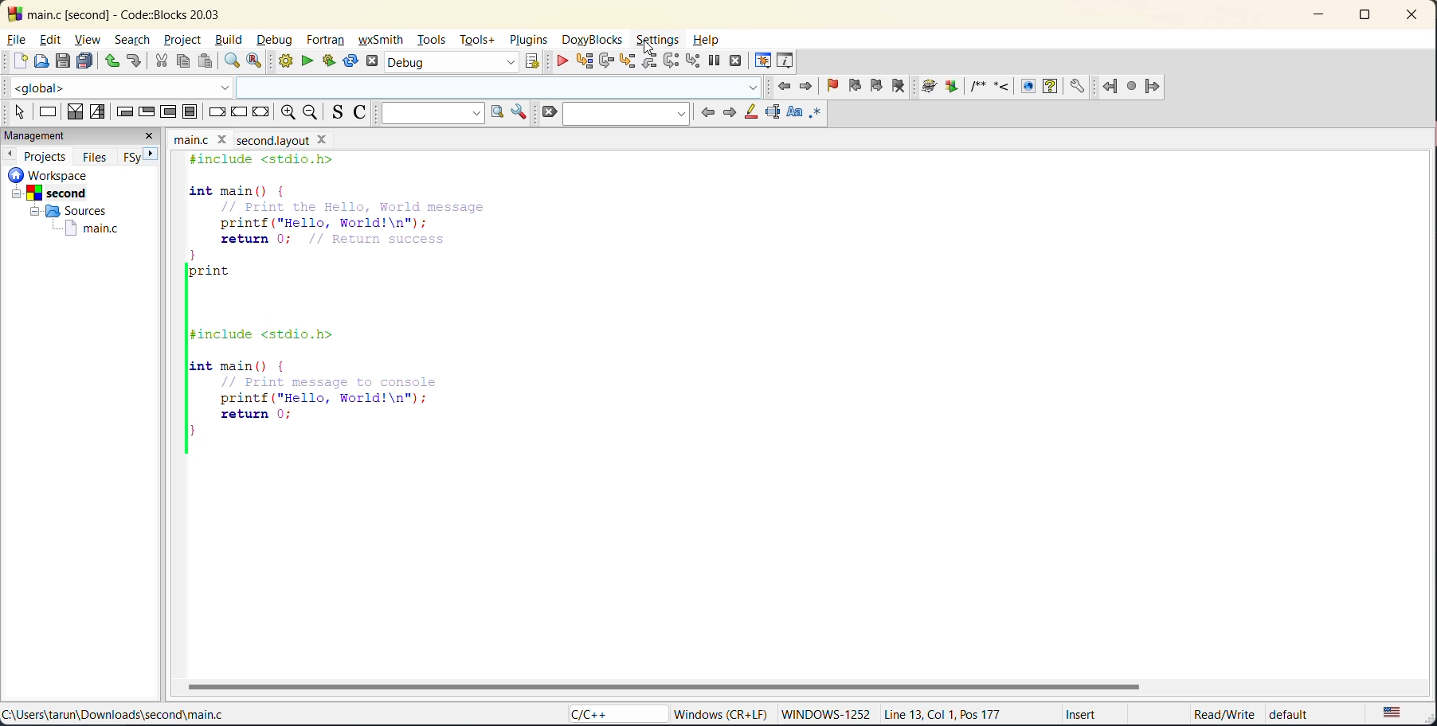 This screenshot has width=1437, height=726. I want to click on view, so click(90, 39).